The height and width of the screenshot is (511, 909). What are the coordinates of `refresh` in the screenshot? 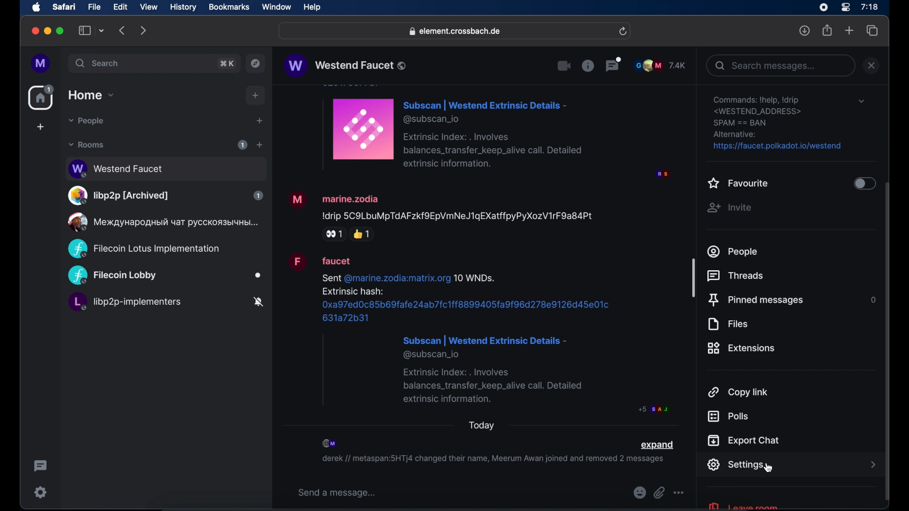 It's located at (623, 32).